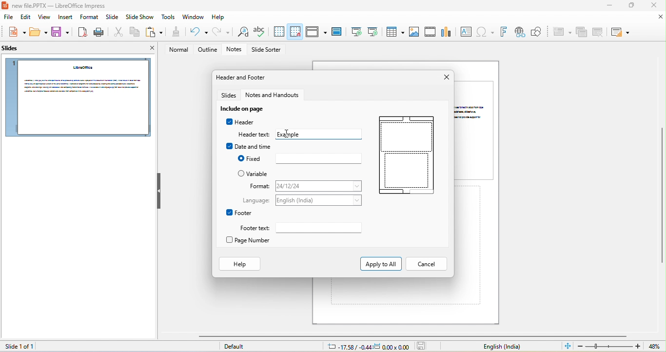 The height and width of the screenshot is (352, 666). Describe the element at coordinates (537, 32) in the screenshot. I see `how draw function` at that location.